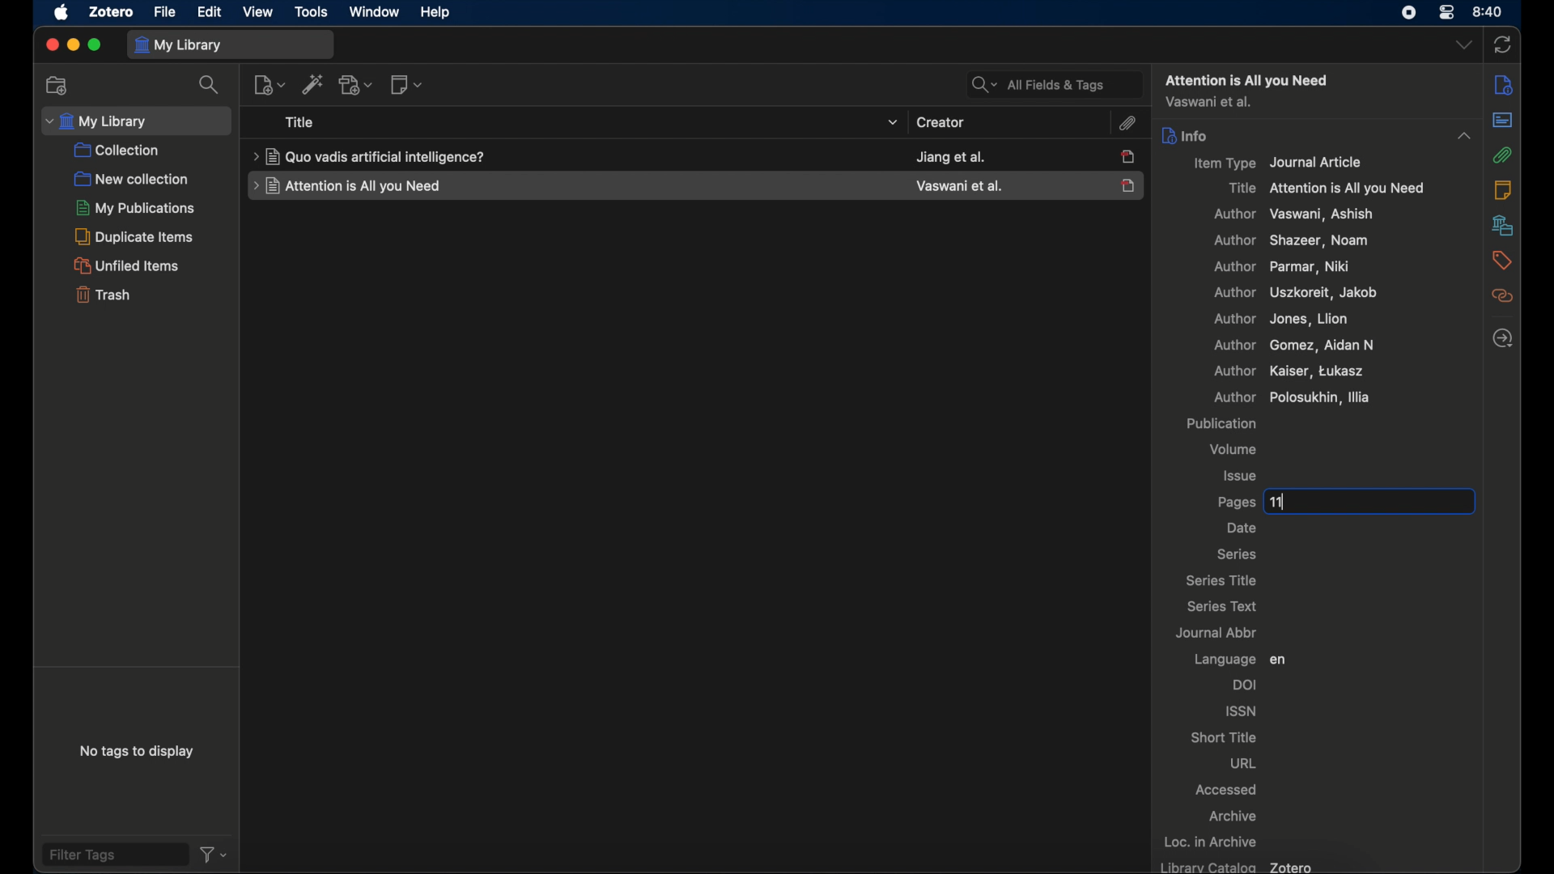  What do you see at coordinates (957, 186) in the screenshot?
I see `creator creator name` at bounding box center [957, 186].